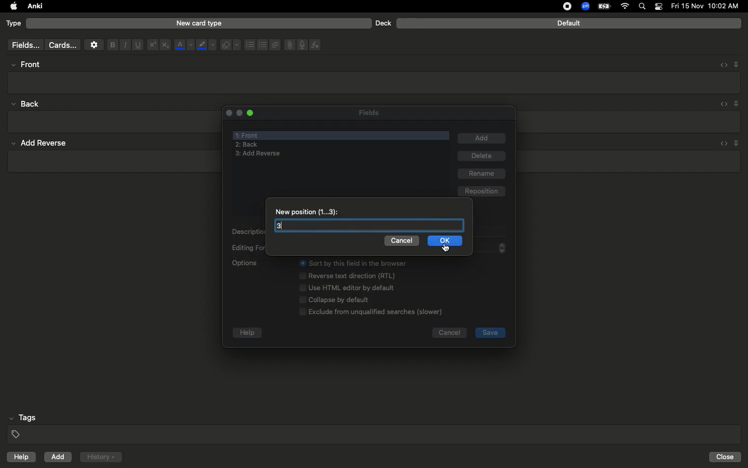 The image size is (748, 468). Describe the element at coordinates (101, 457) in the screenshot. I see `History` at that location.